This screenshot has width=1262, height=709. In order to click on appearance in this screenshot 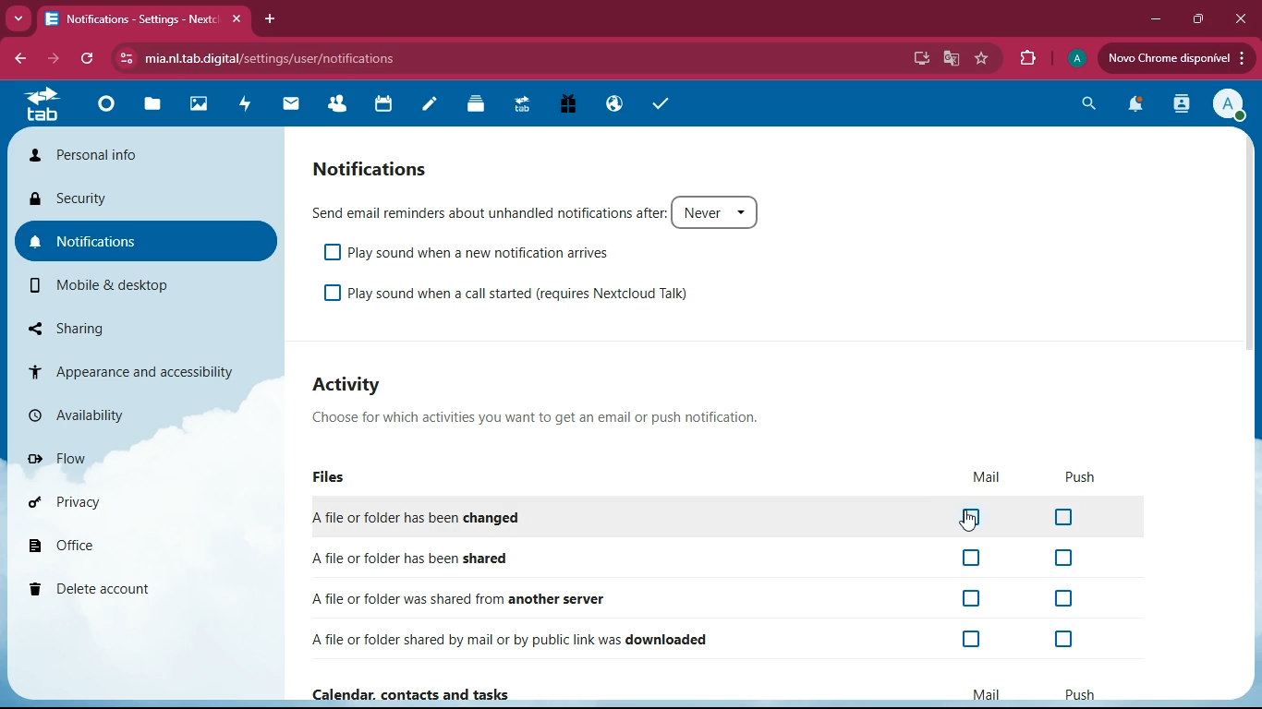, I will do `click(127, 368)`.